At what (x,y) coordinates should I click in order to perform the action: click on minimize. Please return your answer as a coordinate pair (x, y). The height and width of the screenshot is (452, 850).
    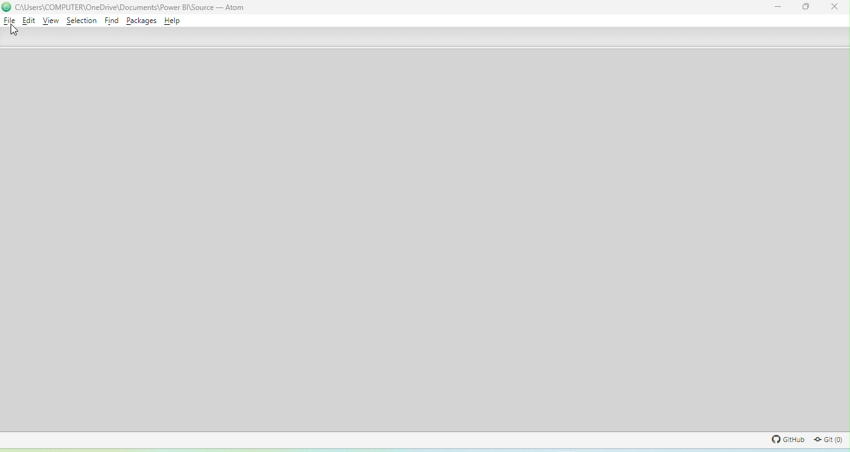
    Looking at the image, I should click on (778, 7).